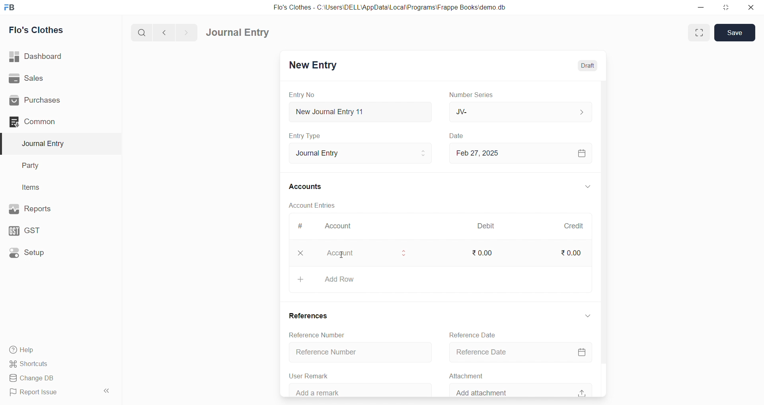 The width and height of the screenshot is (764, 405). Describe the element at coordinates (48, 394) in the screenshot. I see `Report Issue` at that location.